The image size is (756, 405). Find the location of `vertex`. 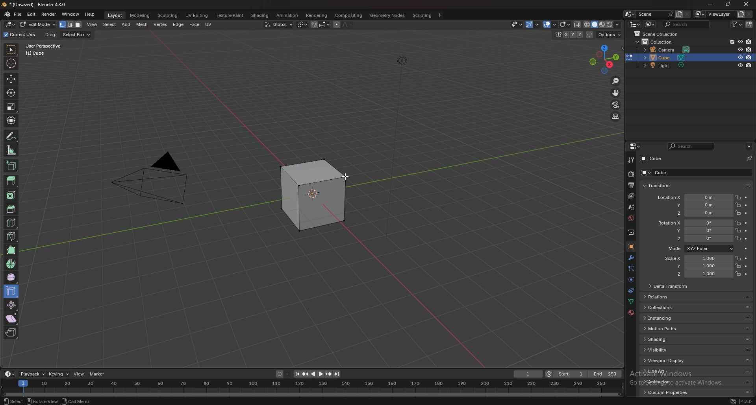

vertex is located at coordinates (161, 25).